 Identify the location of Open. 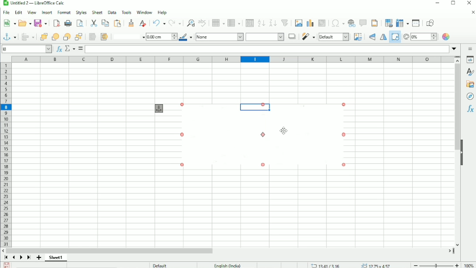
(25, 23).